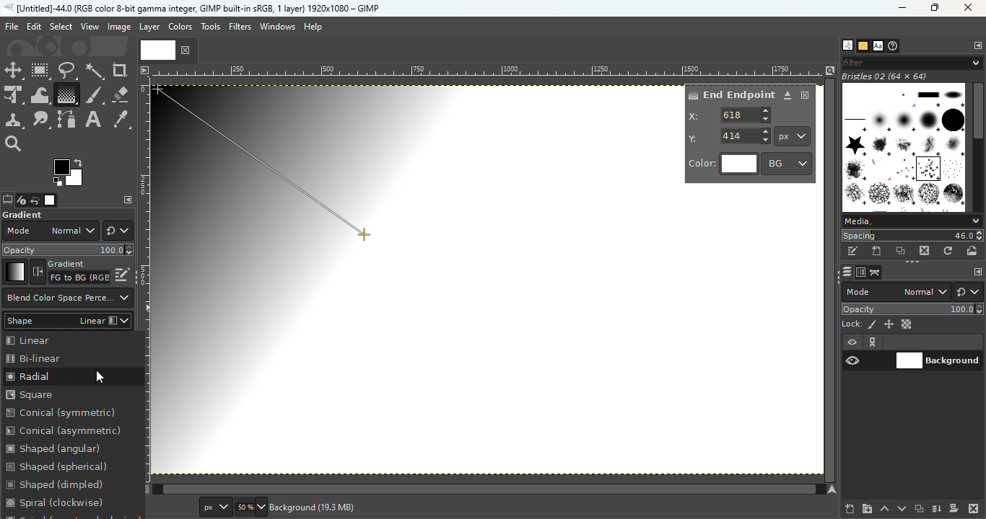 The width and height of the screenshot is (986, 519). What do you see at coordinates (54, 448) in the screenshot?
I see `Shaped (angular)` at bounding box center [54, 448].